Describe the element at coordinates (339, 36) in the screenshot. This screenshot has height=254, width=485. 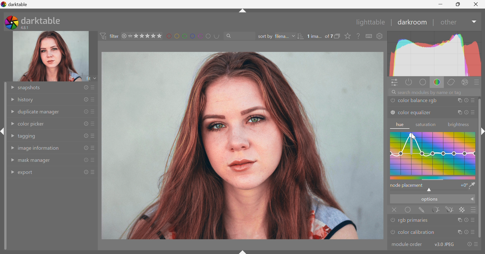
I see `collapse grouped images` at that location.